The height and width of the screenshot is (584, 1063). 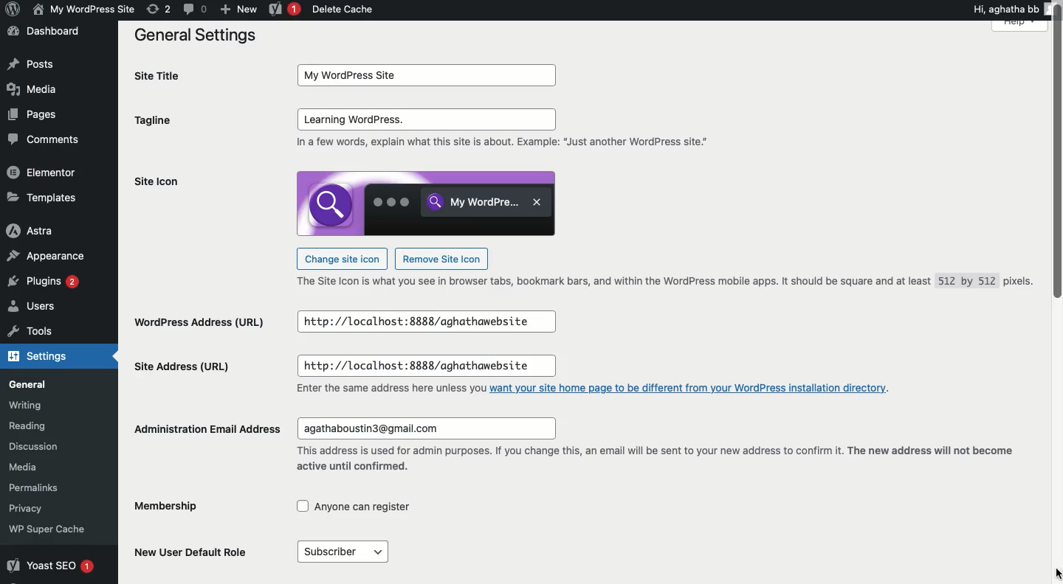 What do you see at coordinates (38, 90) in the screenshot?
I see `Media` at bounding box center [38, 90].